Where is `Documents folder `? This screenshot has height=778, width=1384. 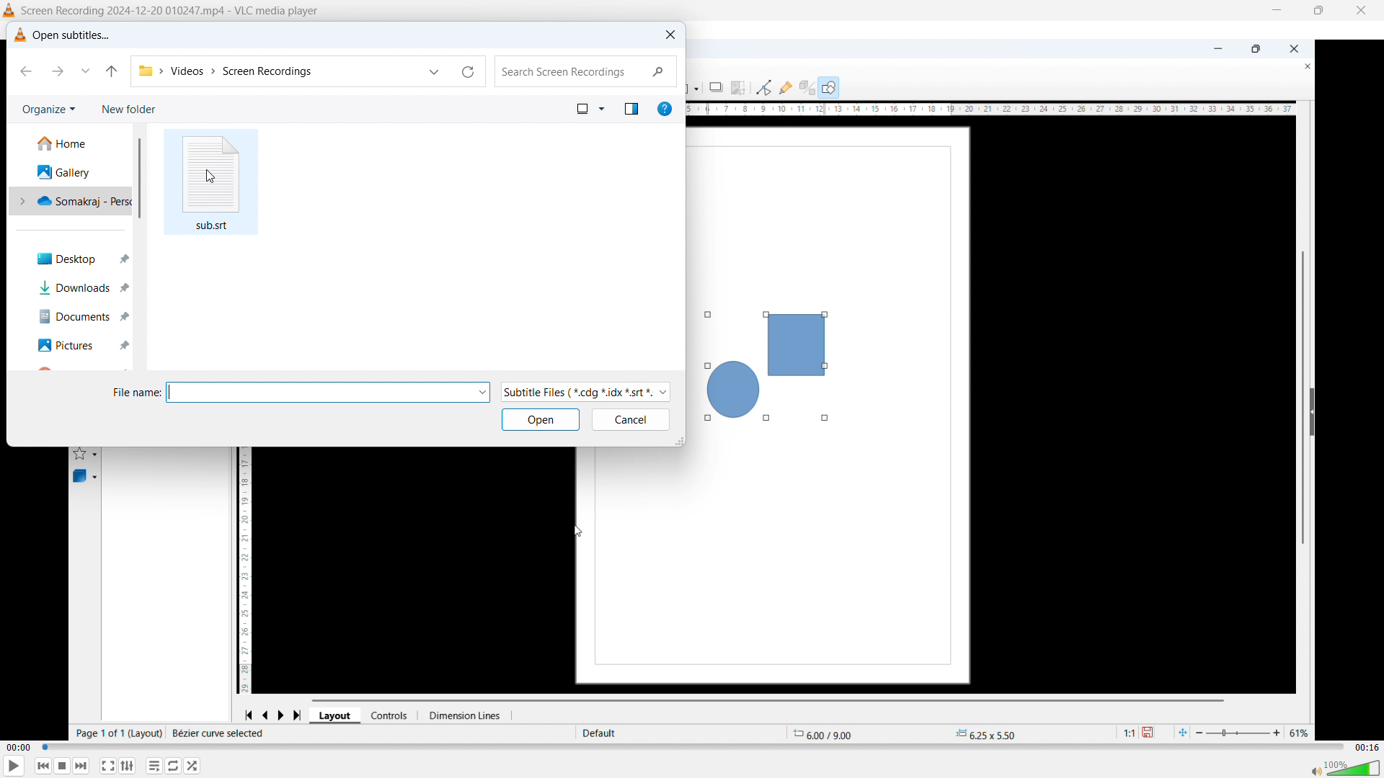
Documents folder  is located at coordinates (79, 318).